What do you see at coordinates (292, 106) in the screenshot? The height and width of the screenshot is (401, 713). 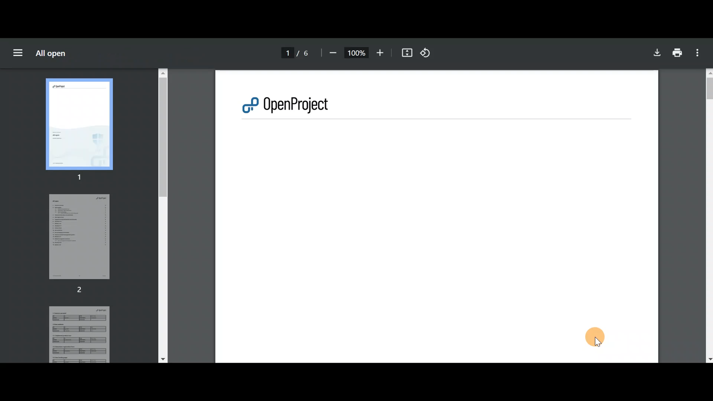 I see `OpenProject` at bounding box center [292, 106].